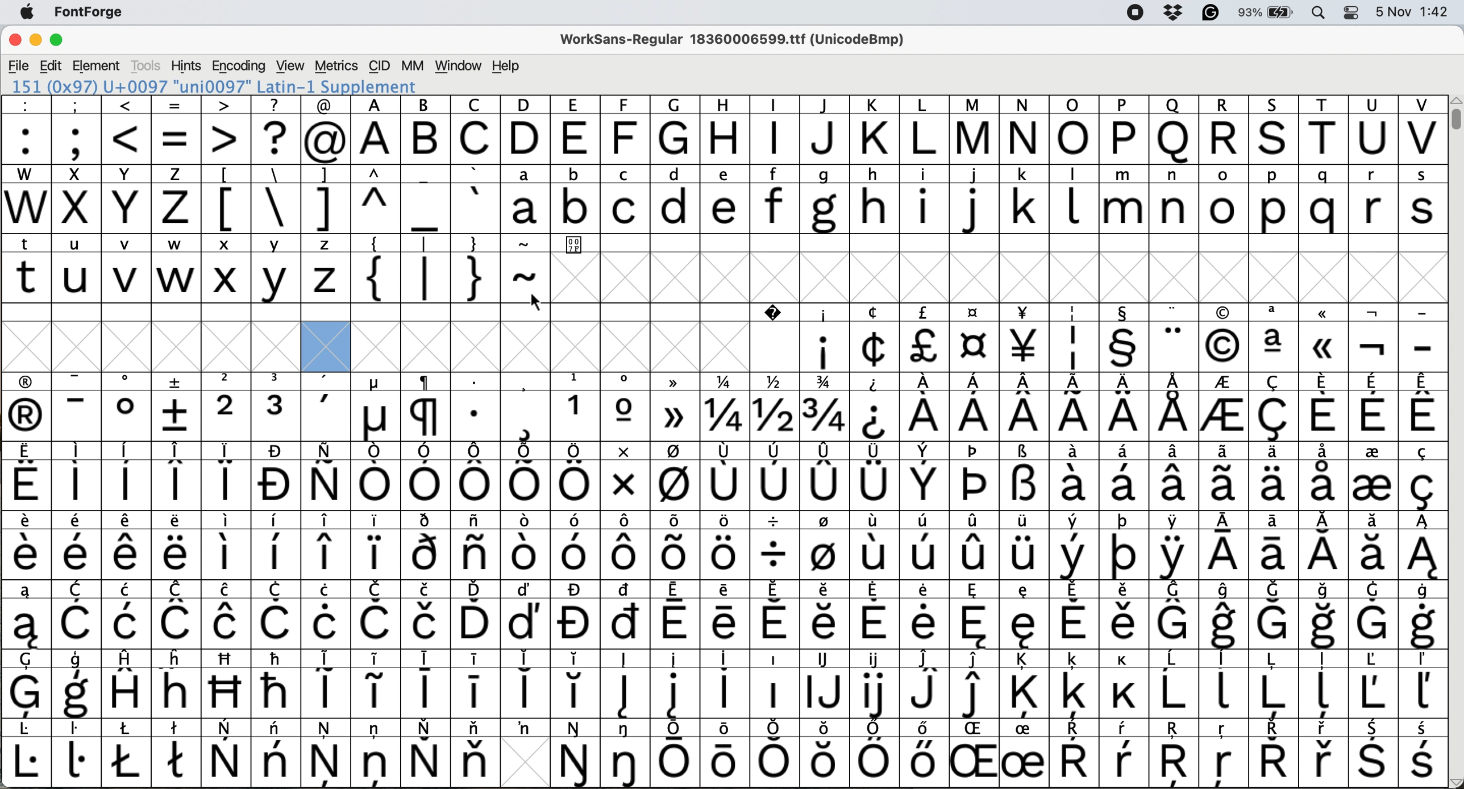 The height and width of the screenshot is (789, 1464). What do you see at coordinates (726, 200) in the screenshot?
I see `e` at bounding box center [726, 200].